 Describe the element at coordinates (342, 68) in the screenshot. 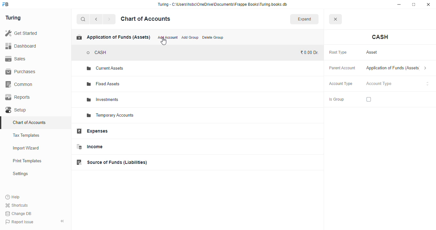

I see `parent account` at that location.